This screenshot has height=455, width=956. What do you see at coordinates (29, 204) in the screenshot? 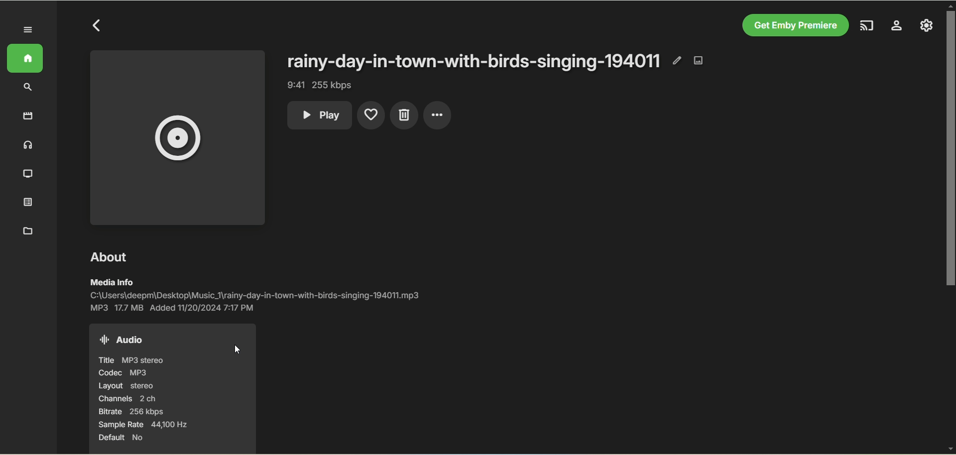
I see `playlist` at bounding box center [29, 204].